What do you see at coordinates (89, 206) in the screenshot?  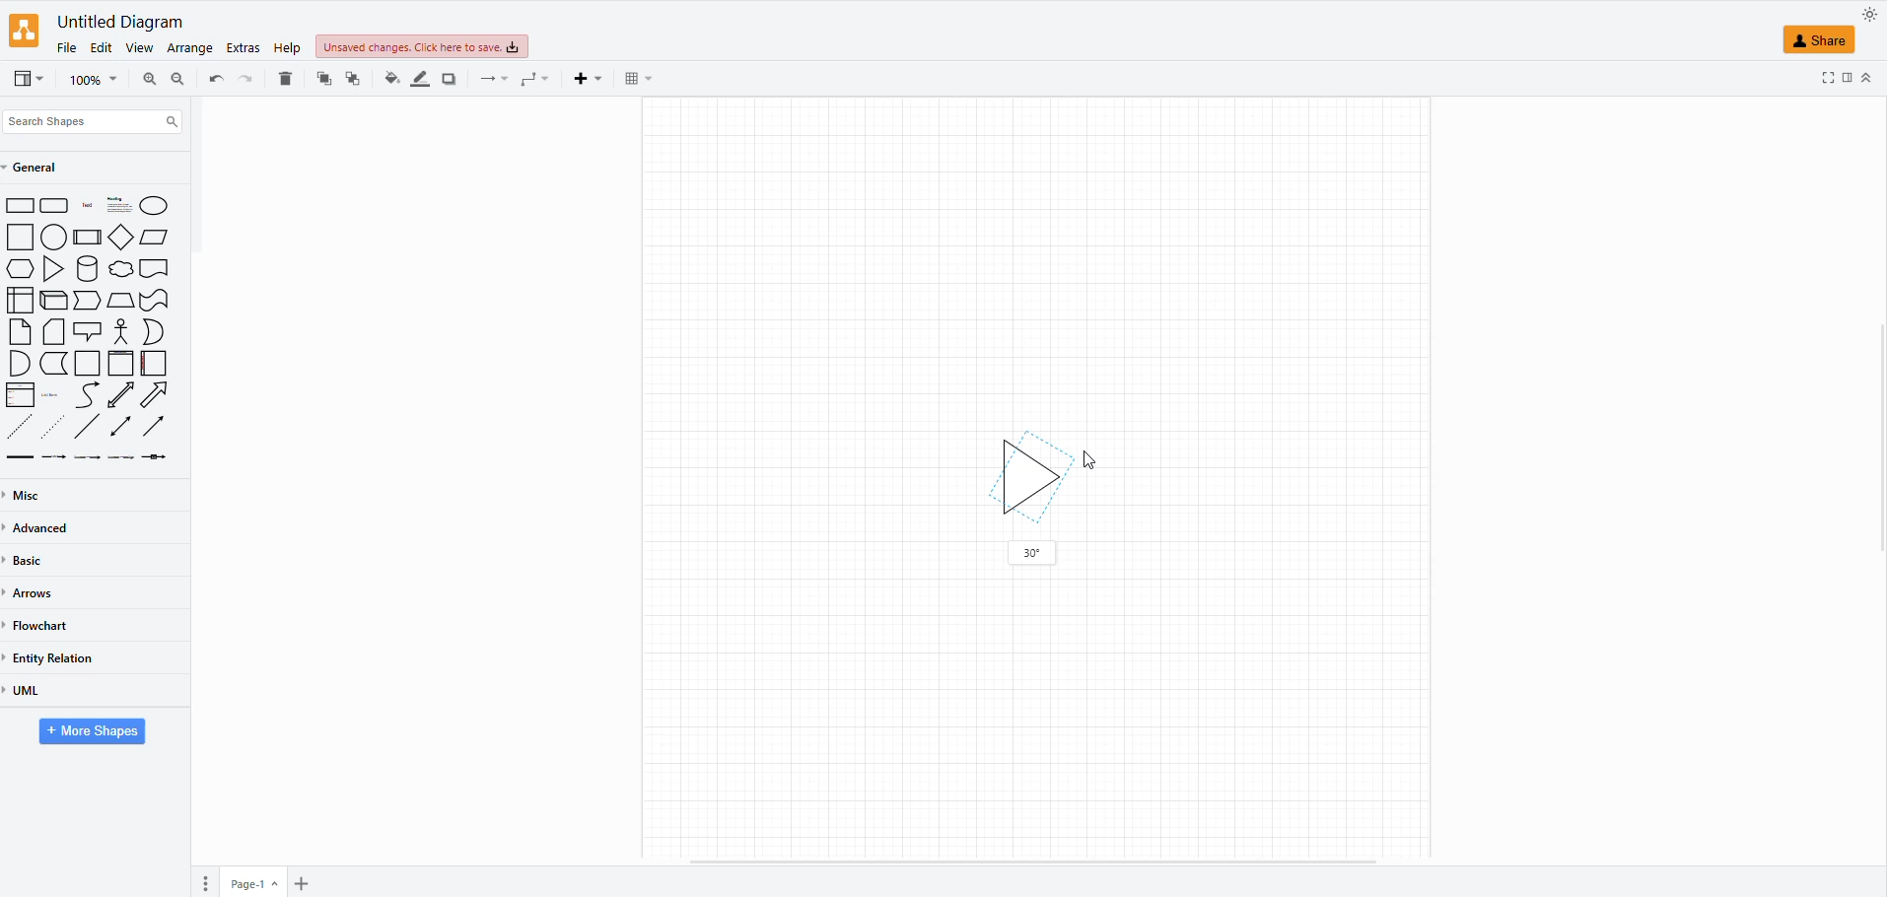 I see `Title` at bounding box center [89, 206].